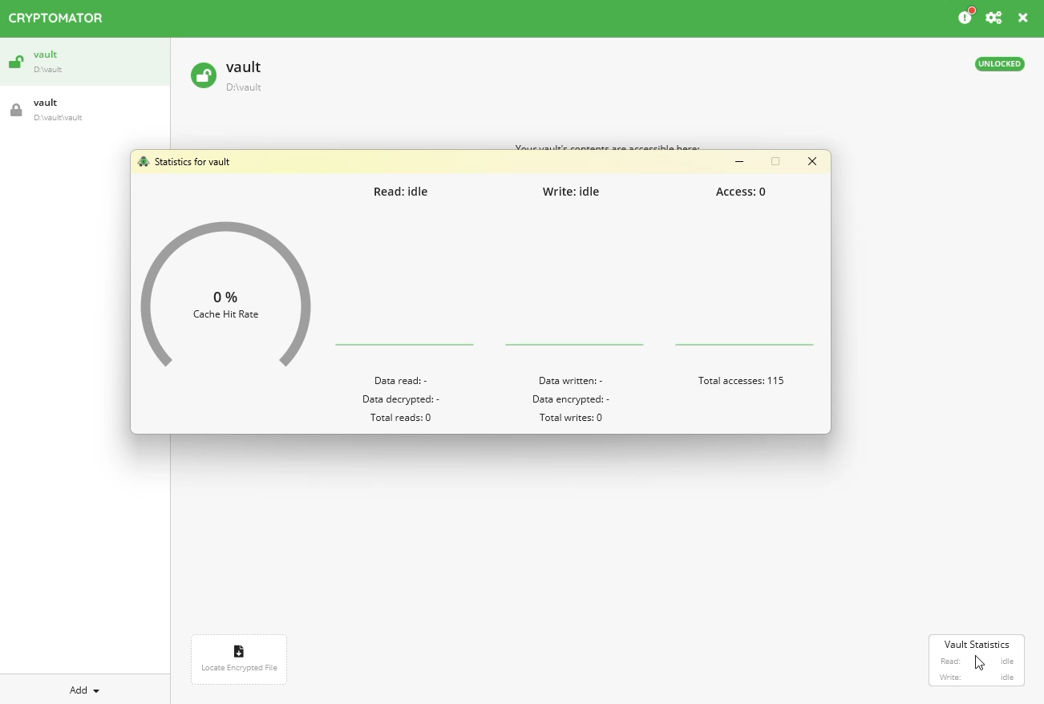 The width and height of the screenshot is (1044, 704). Describe the element at coordinates (1009, 661) in the screenshot. I see `idle` at that location.